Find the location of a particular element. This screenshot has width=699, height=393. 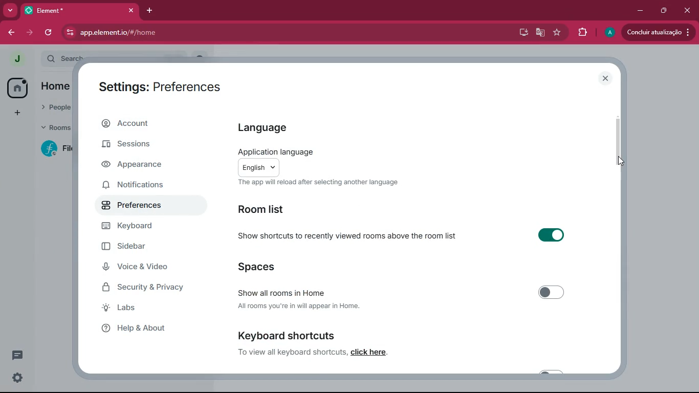

extensions is located at coordinates (583, 32).